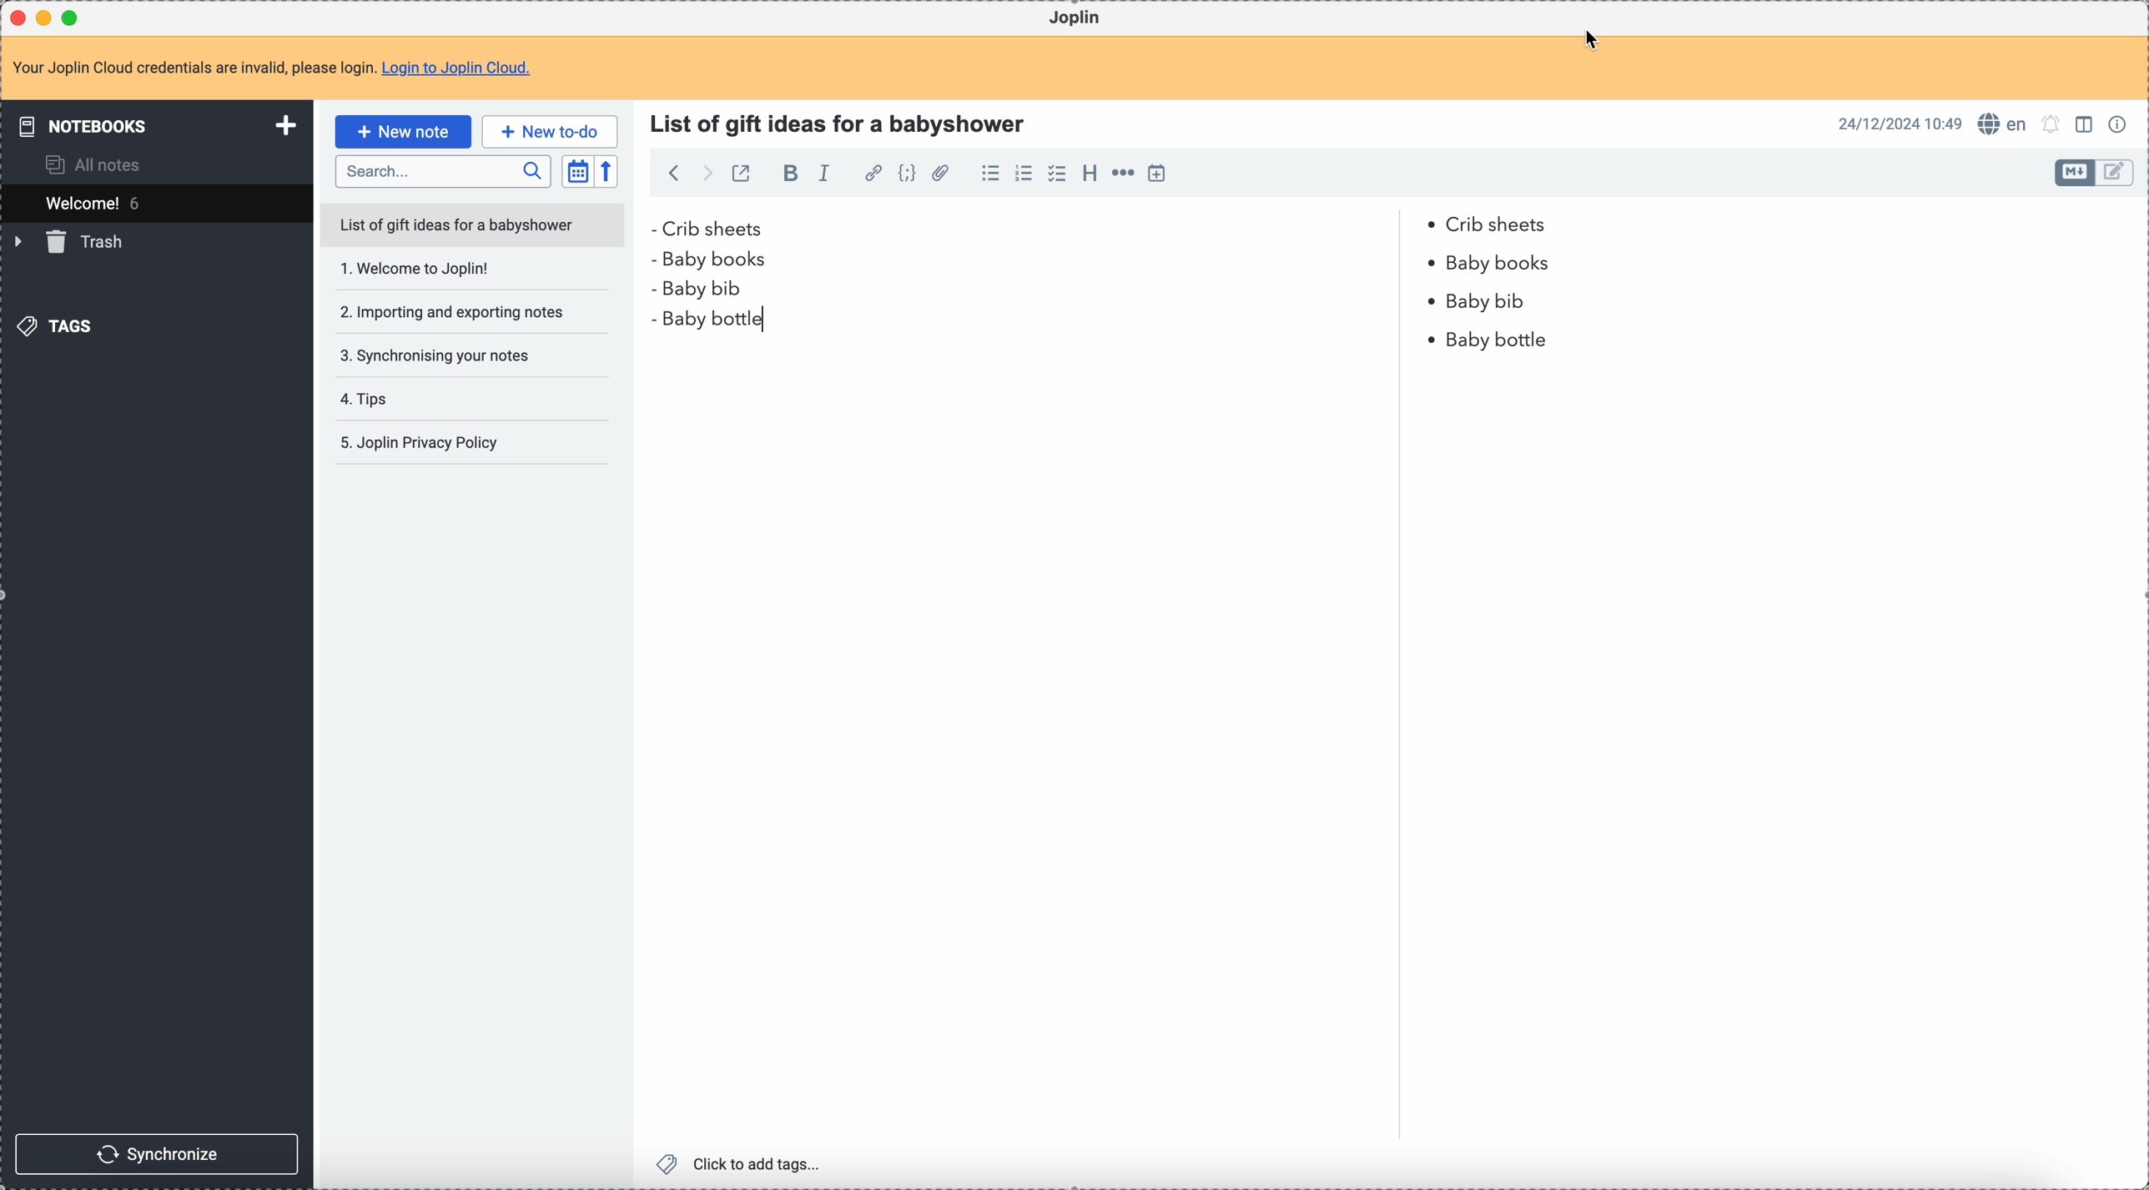 The image size is (2149, 1190). What do you see at coordinates (1432, 264) in the screenshot?
I see `bullet point` at bounding box center [1432, 264].